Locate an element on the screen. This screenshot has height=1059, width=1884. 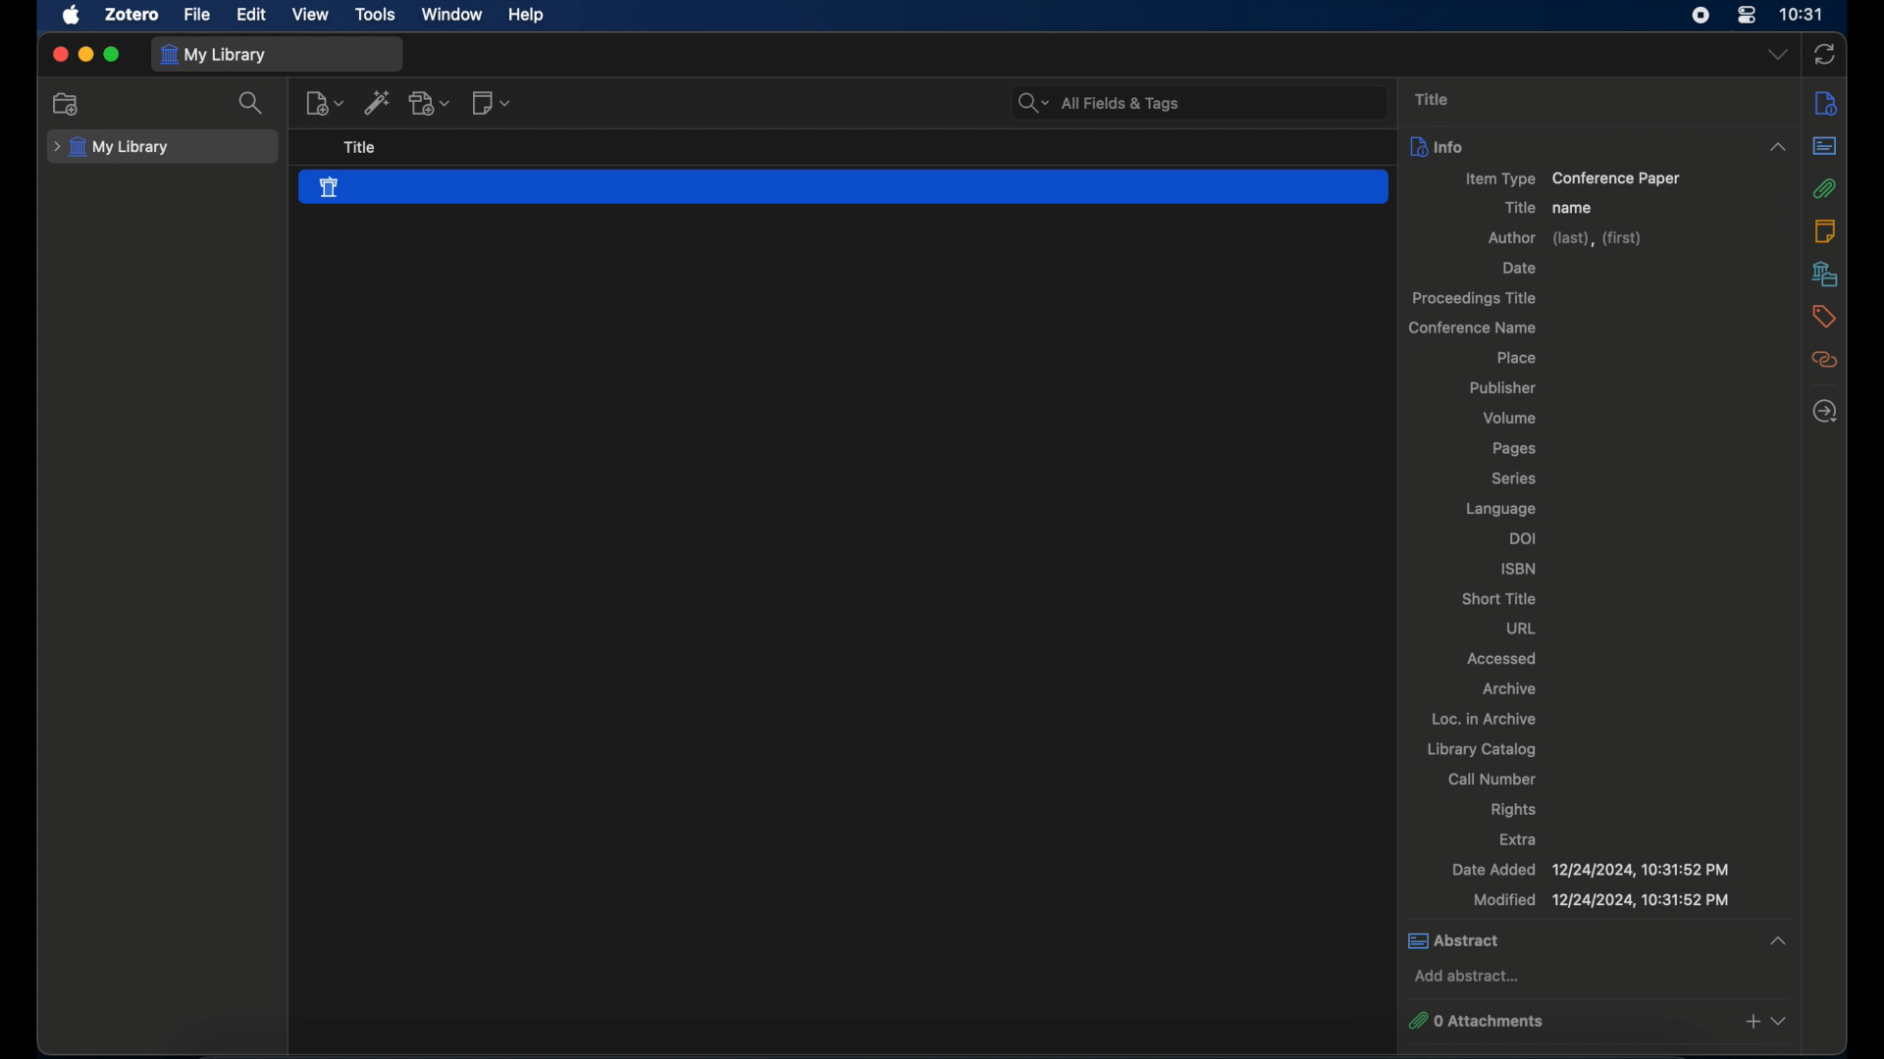
archive is located at coordinates (1512, 688).